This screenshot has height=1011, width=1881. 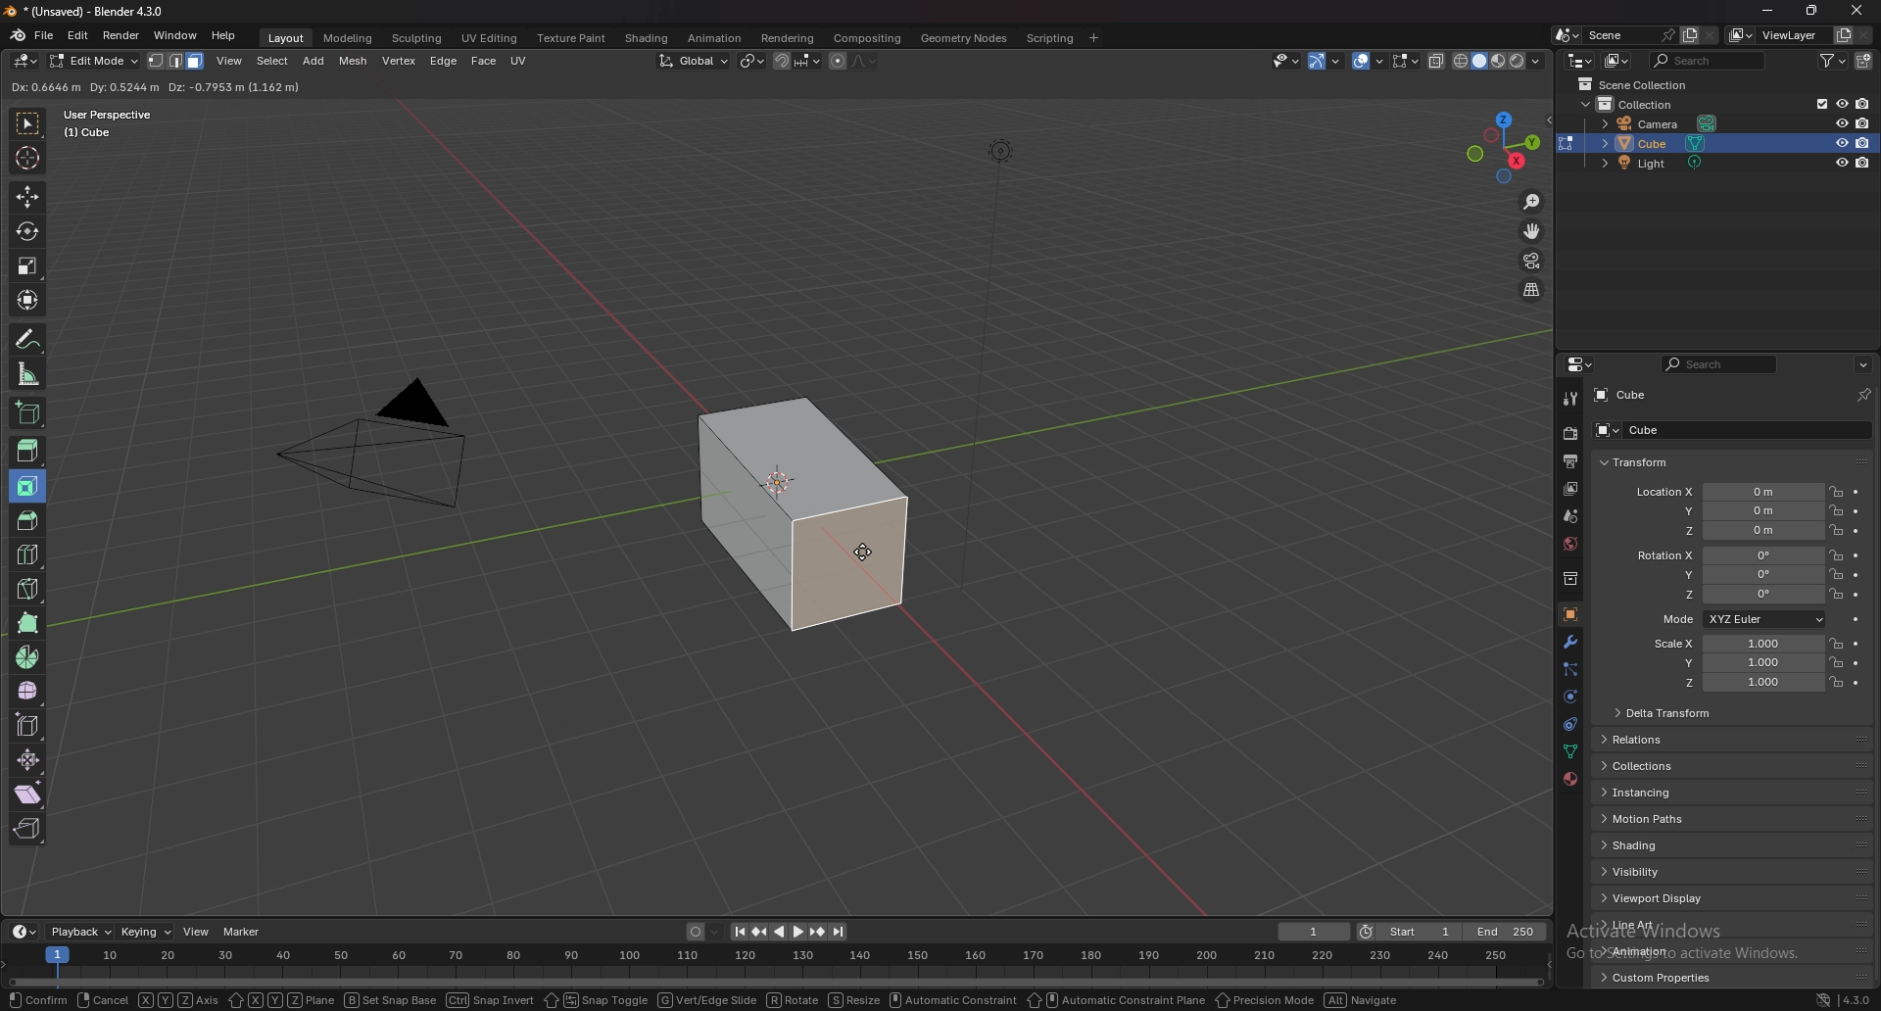 What do you see at coordinates (1710, 35) in the screenshot?
I see `remove scene` at bounding box center [1710, 35].